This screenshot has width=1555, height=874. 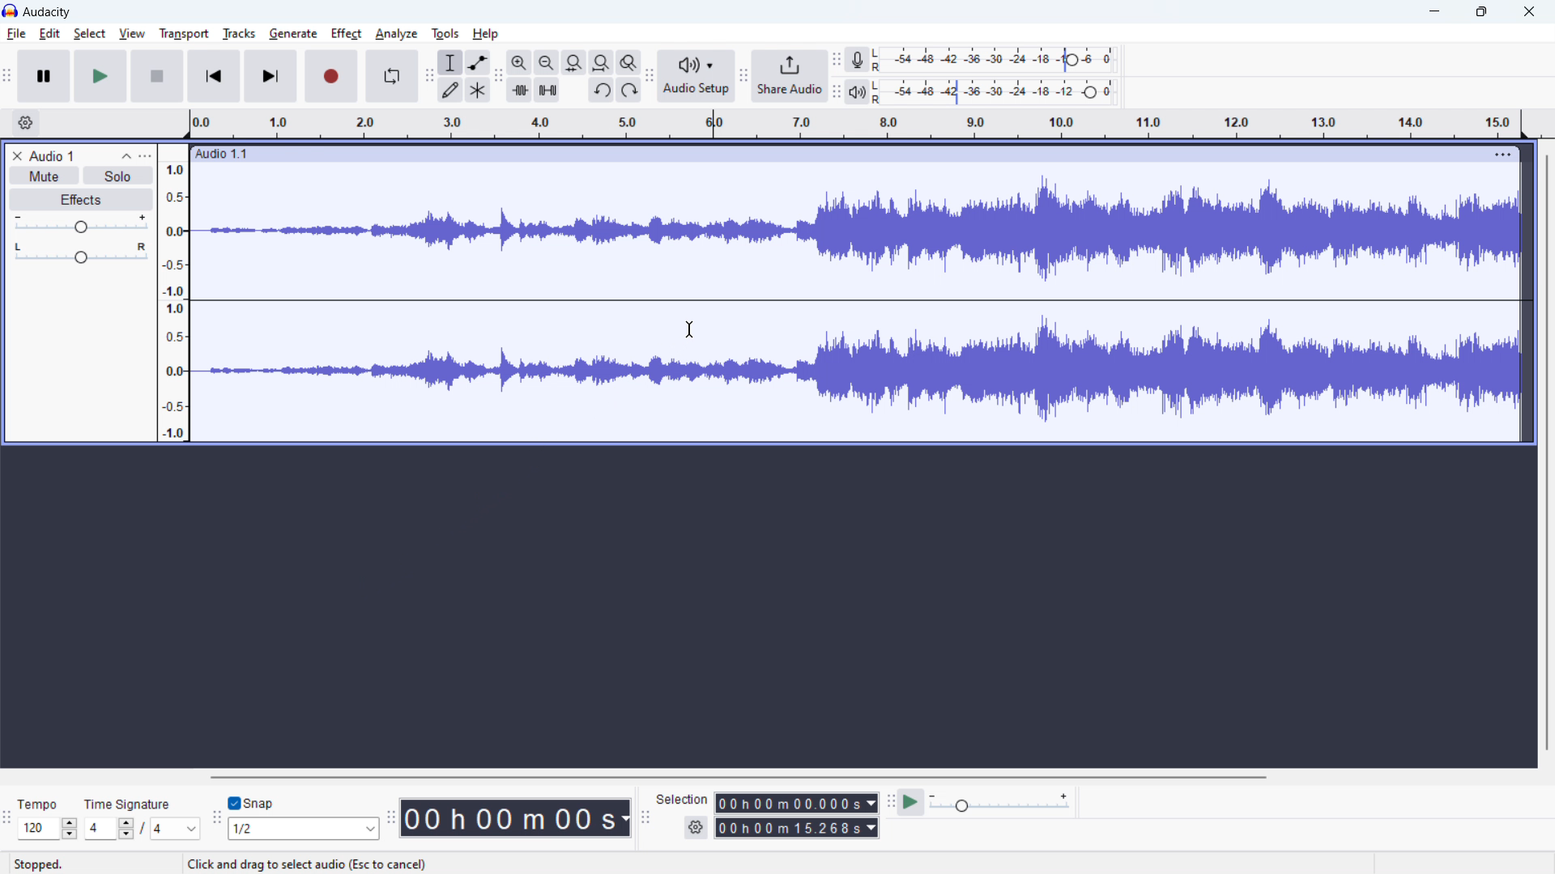 I want to click on fit selection to width, so click(x=575, y=62).